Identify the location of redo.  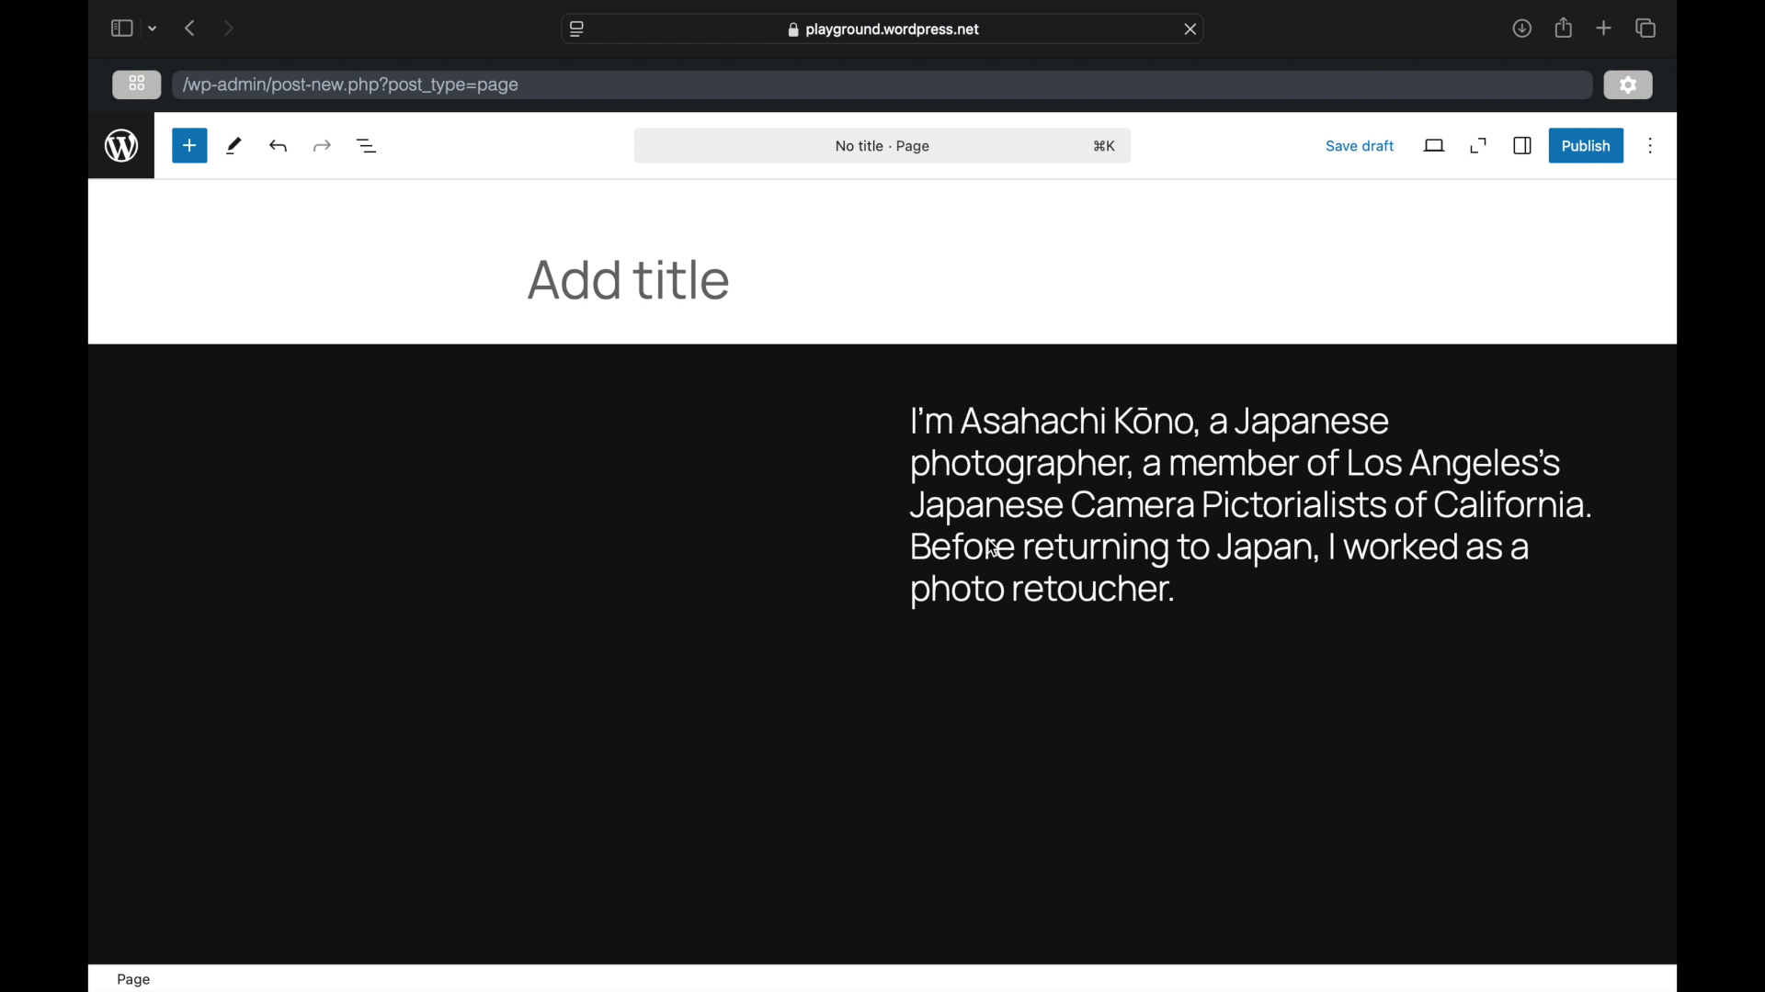
(280, 145).